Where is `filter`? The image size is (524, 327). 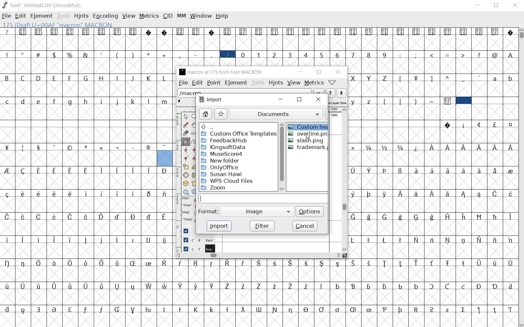
filter is located at coordinates (262, 226).